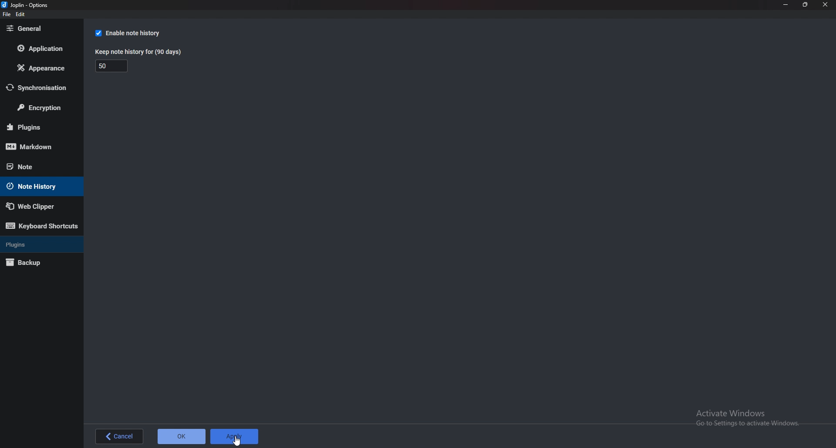 This screenshot has height=448, width=836. I want to click on Application, so click(42, 47).